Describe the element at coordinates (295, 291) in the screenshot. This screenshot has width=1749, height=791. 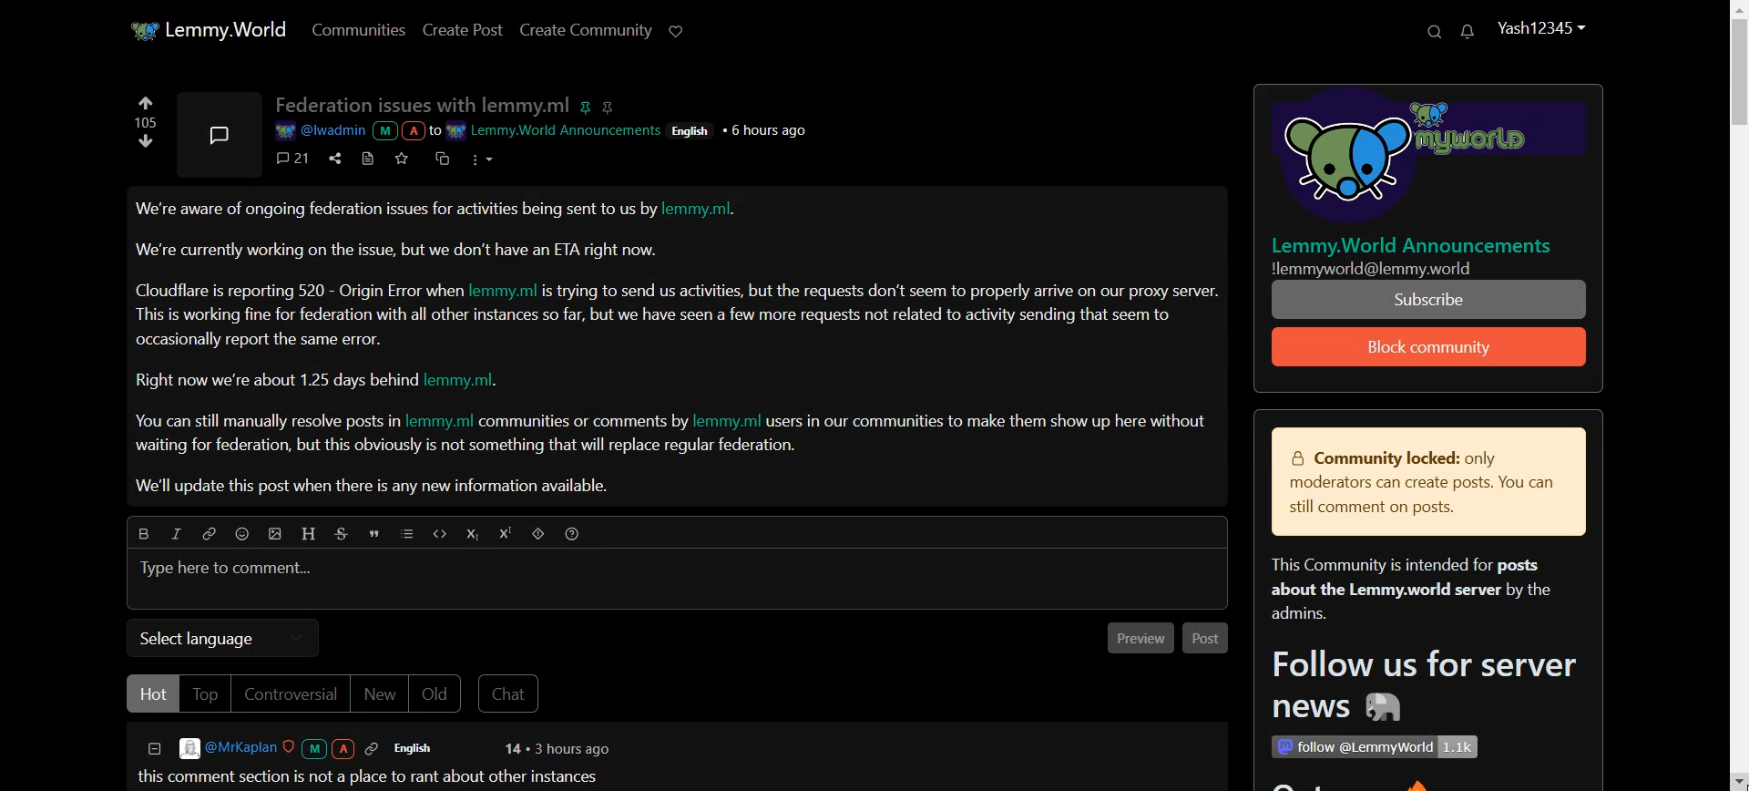
I see `Cloudflare is reporting 520 - Origin Error wher` at that location.